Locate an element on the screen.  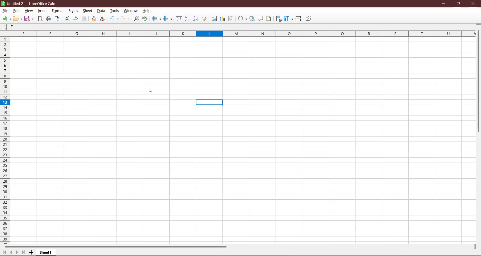
Sort Descending is located at coordinates (196, 19).